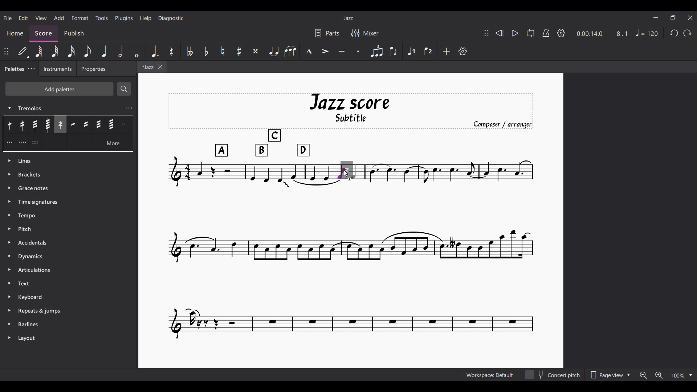 This screenshot has height=392, width=697. I want to click on Help, so click(146, 19).